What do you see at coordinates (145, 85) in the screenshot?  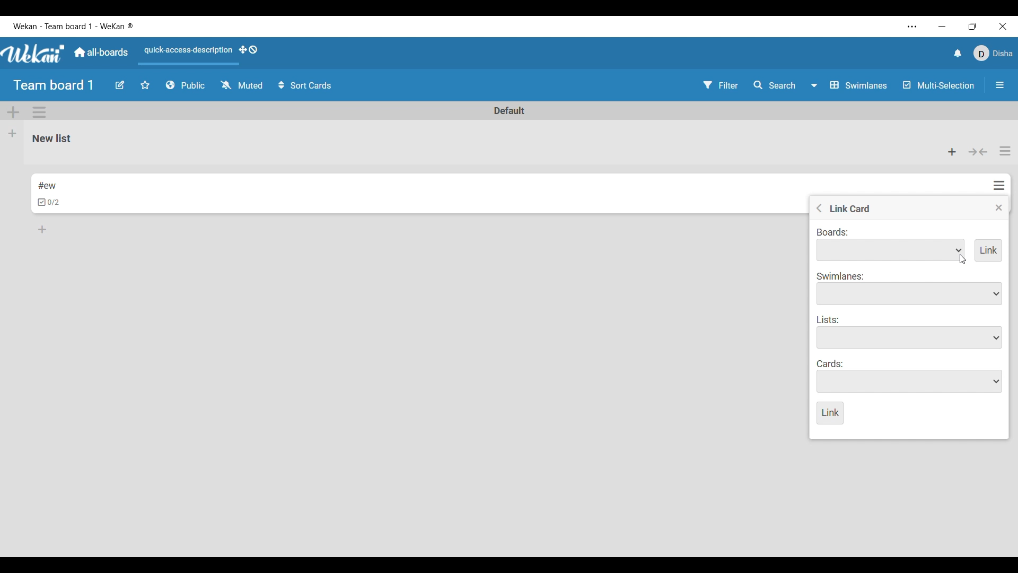 I see `Star board` at bounding box center [145, 85].